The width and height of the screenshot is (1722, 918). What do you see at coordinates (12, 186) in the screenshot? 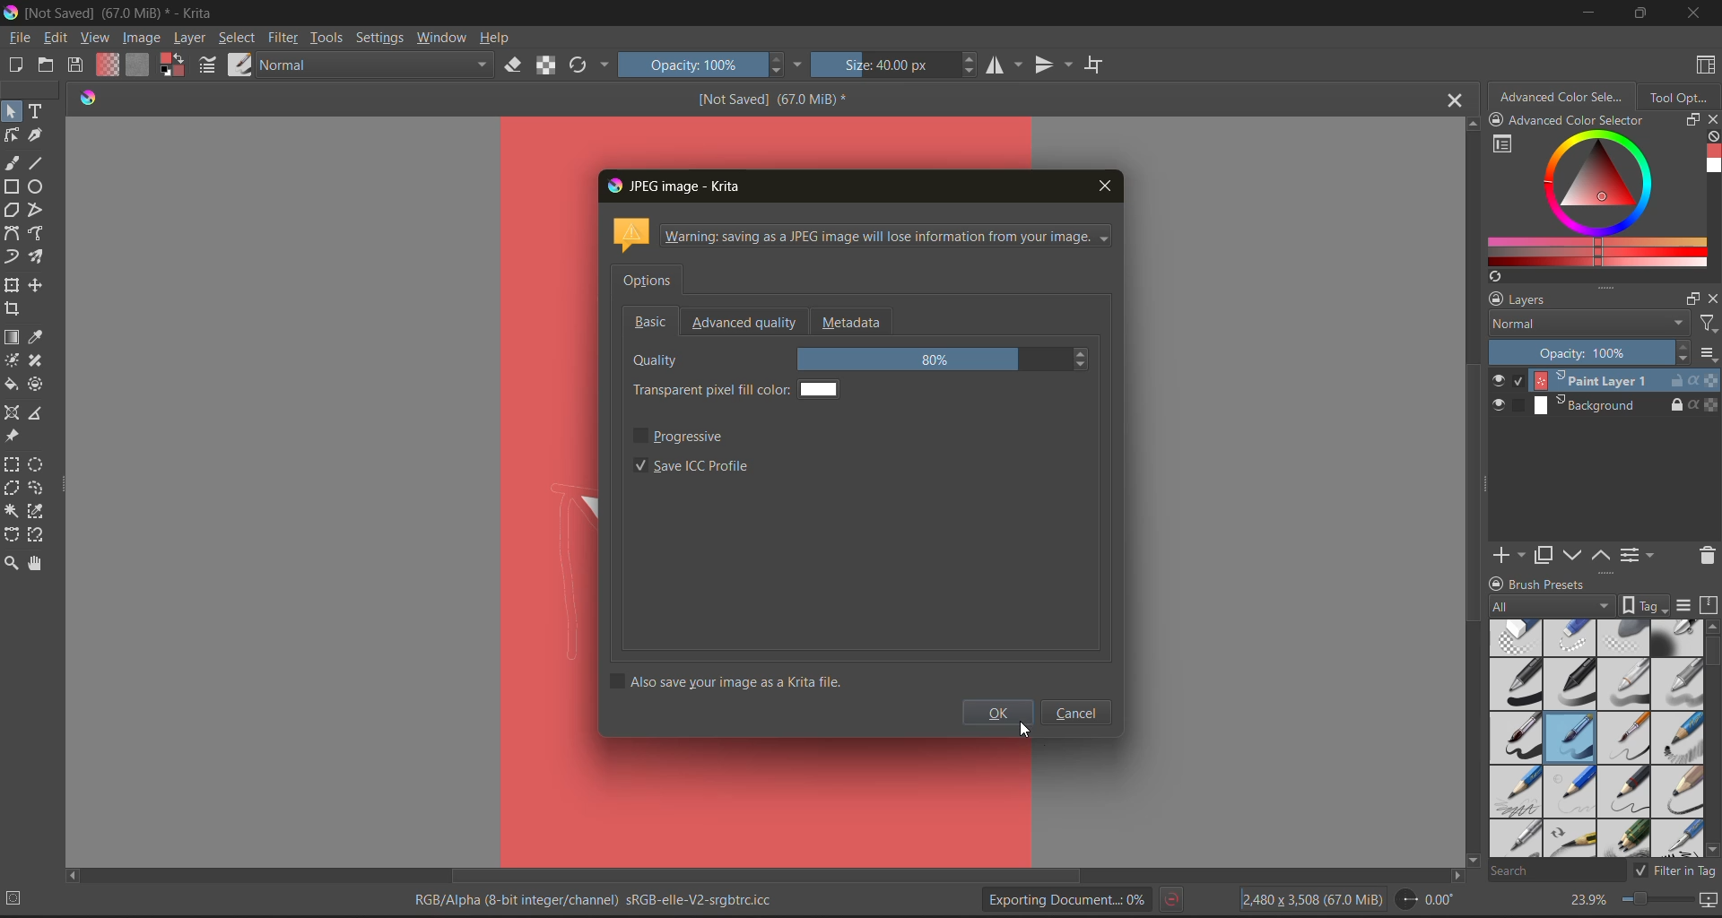
I see `tools` at bounding box center [12, 186].